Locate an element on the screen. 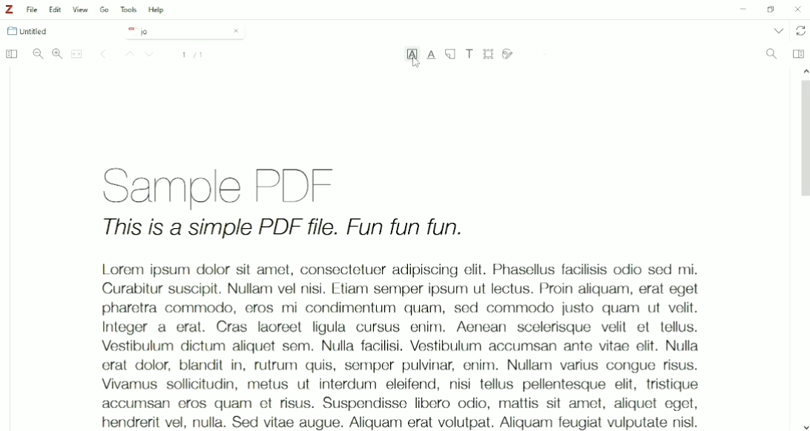 The width and height of the screenshot is (810, 431). List all tabs is located at coordinates (777, 30).